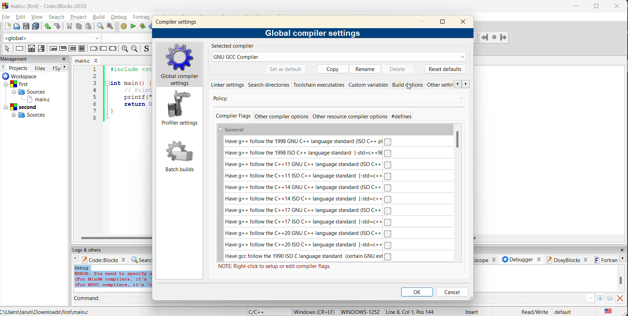 The image size is (628, 316). What do you see at coordinates (226, 99) in the screenshot?
I see `policy` at bounding box center [226, 99].